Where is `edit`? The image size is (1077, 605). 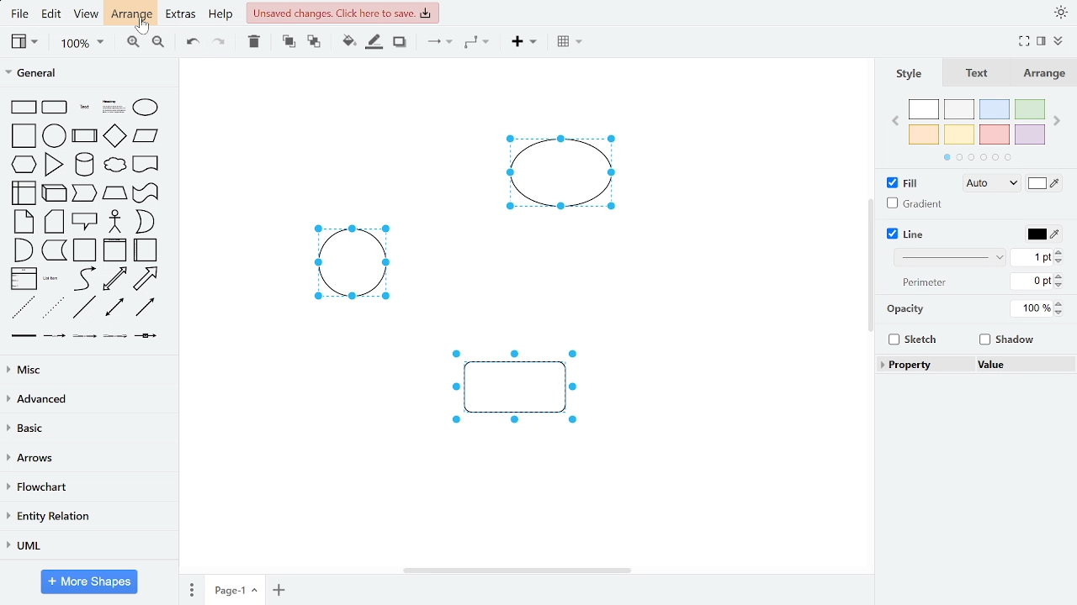
edit is located at coordinates (54, 15).